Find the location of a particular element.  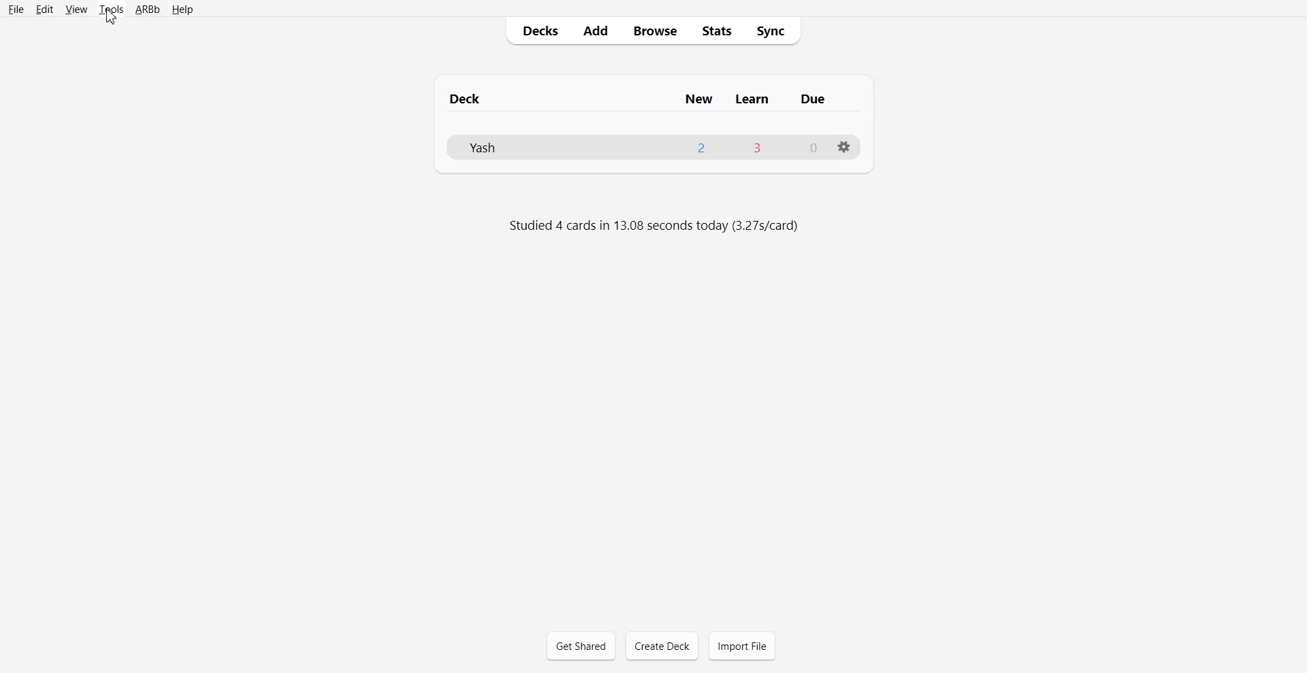

Settings is located at coordinates (843, 146).